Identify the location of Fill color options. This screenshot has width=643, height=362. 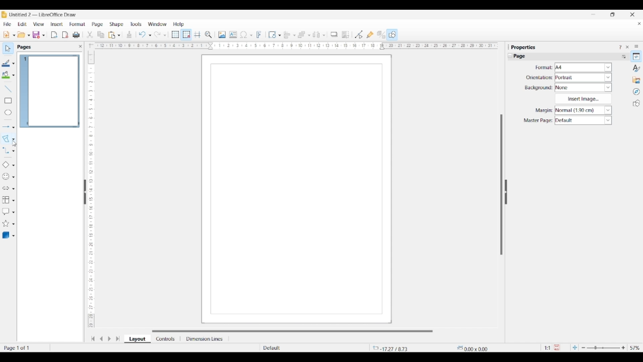
(13, 75).